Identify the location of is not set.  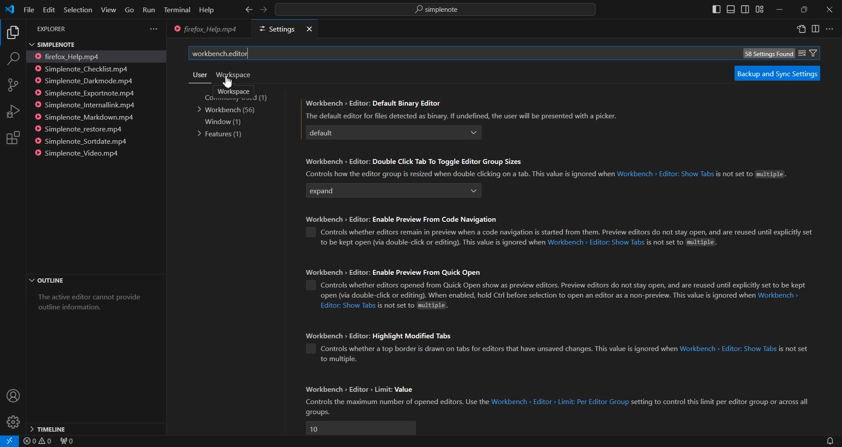
(793, 349).